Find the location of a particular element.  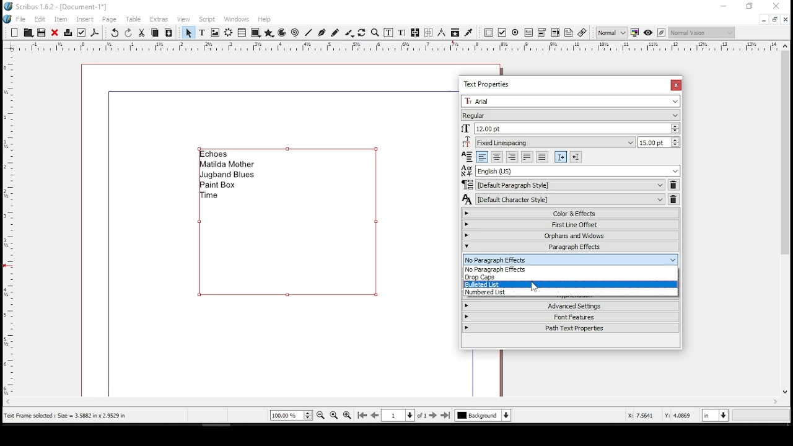

 is located at coordinates (468, 156).